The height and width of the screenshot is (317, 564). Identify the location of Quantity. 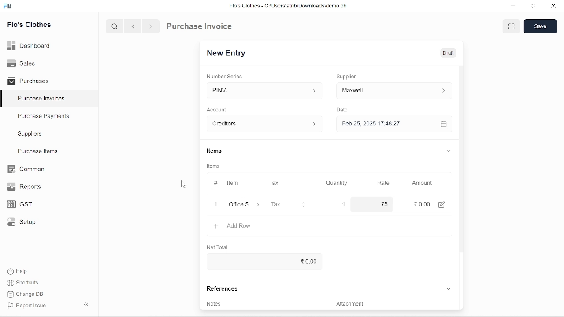
(338, 183).